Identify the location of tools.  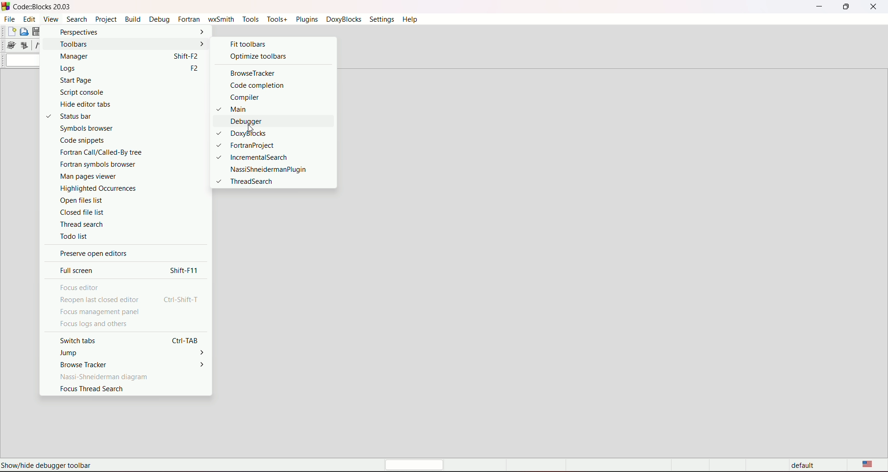
(250, 19).